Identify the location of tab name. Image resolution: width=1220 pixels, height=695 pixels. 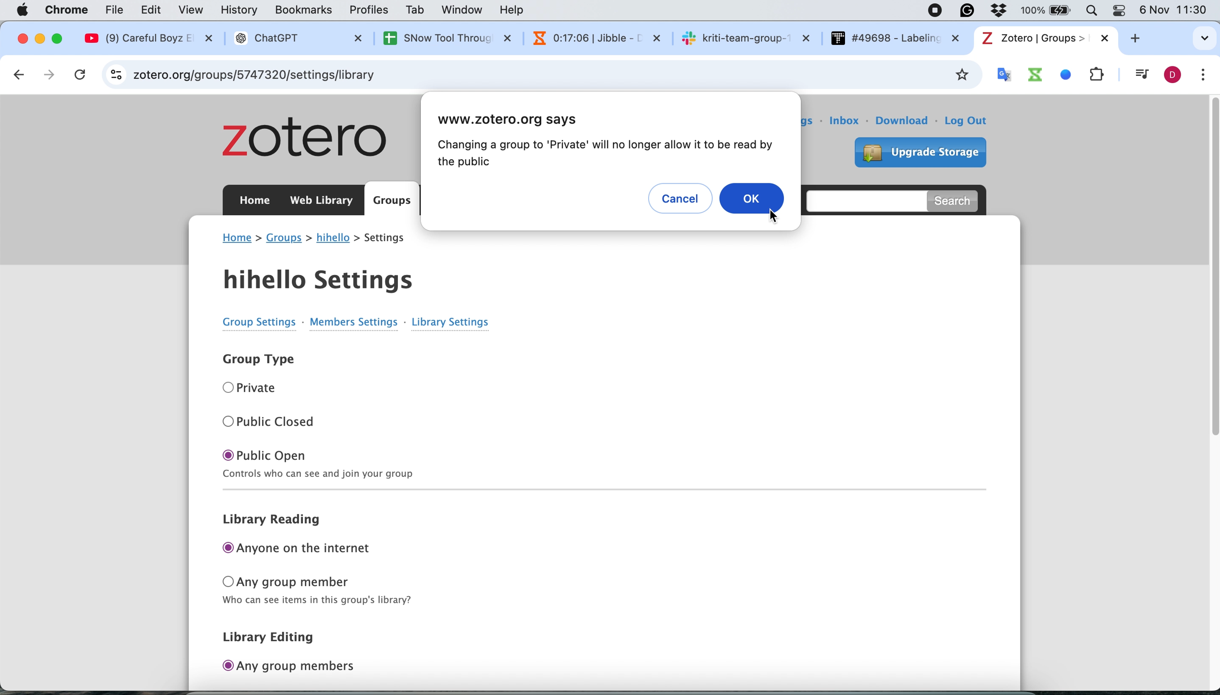
(1044, 38).